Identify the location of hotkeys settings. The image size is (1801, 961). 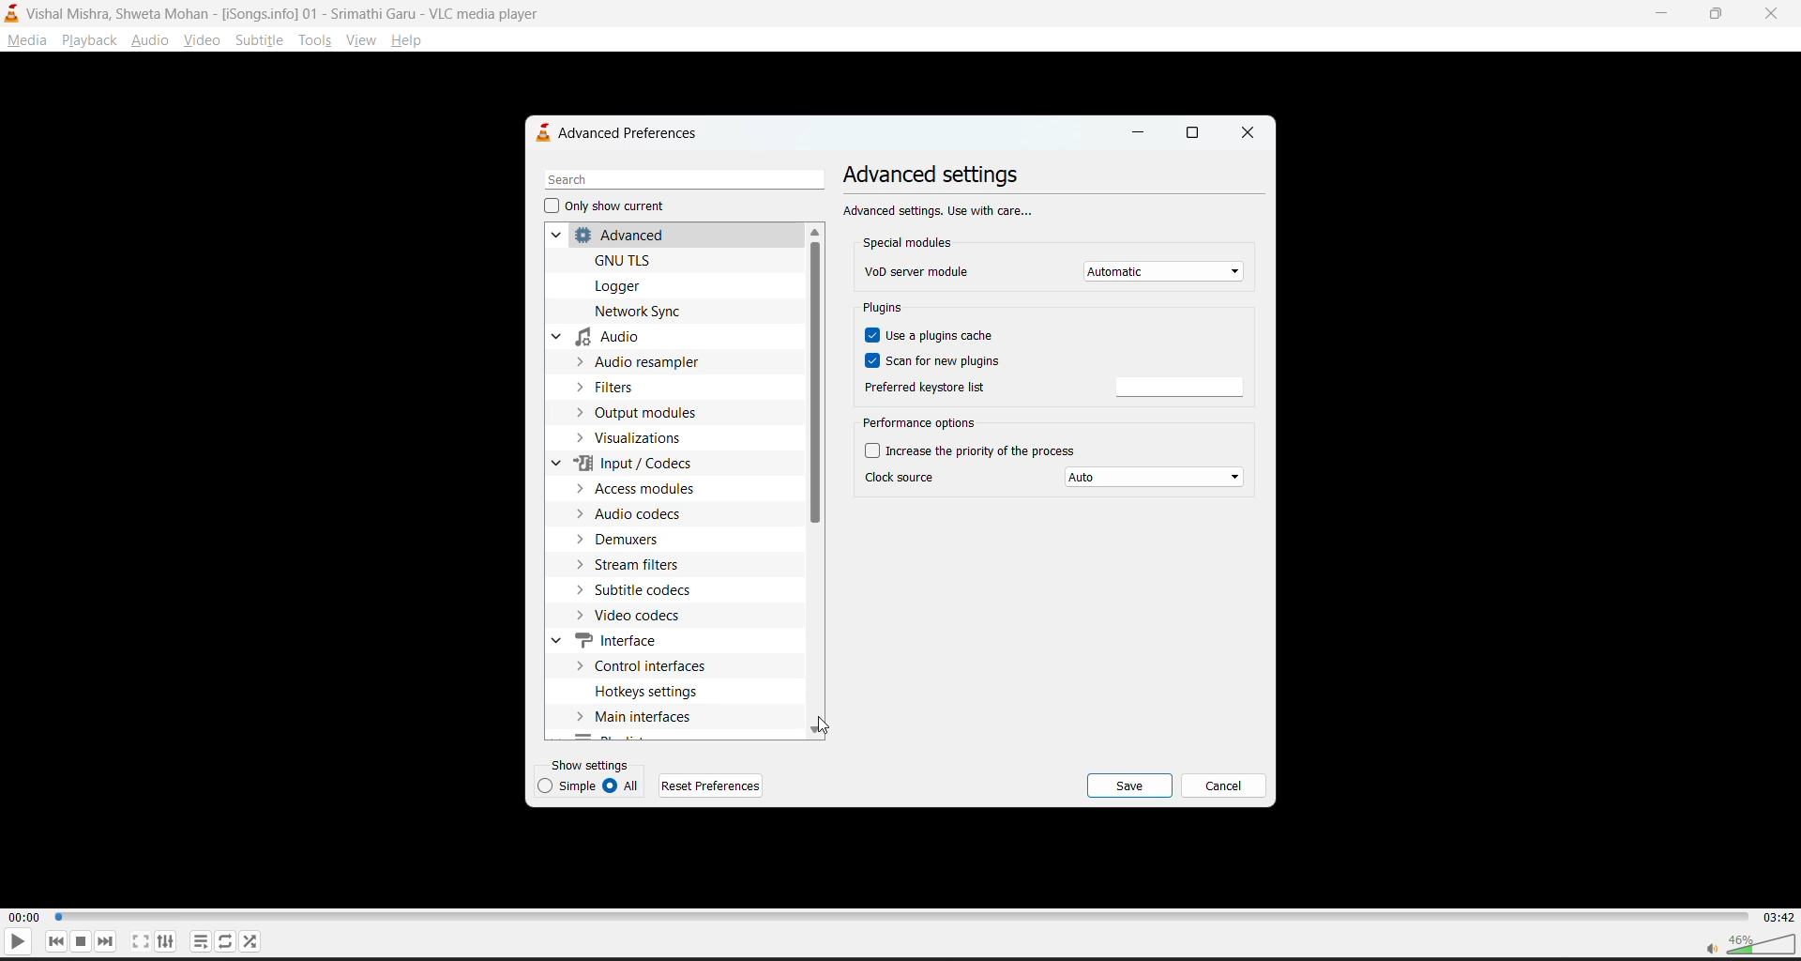
(648, 691).